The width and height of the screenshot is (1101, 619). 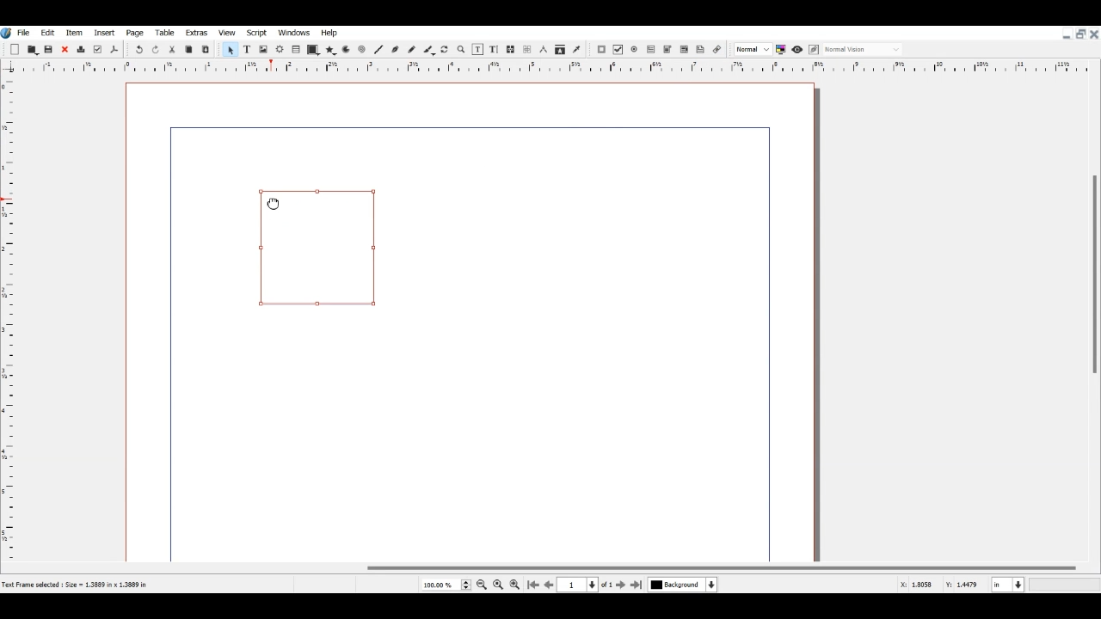 I want to click on Text Annotation , so click(x=701, y=49).